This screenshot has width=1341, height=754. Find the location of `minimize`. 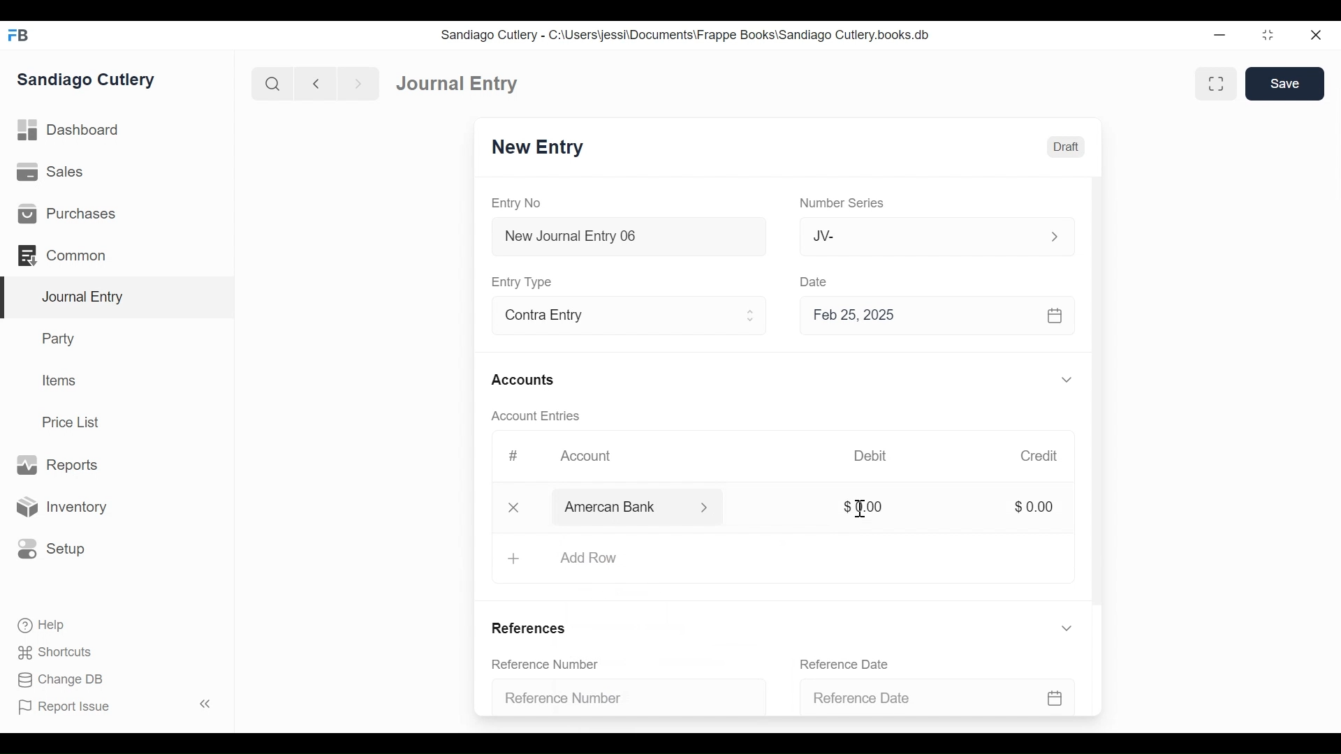

minimize is located at coordinates (1220, 34).